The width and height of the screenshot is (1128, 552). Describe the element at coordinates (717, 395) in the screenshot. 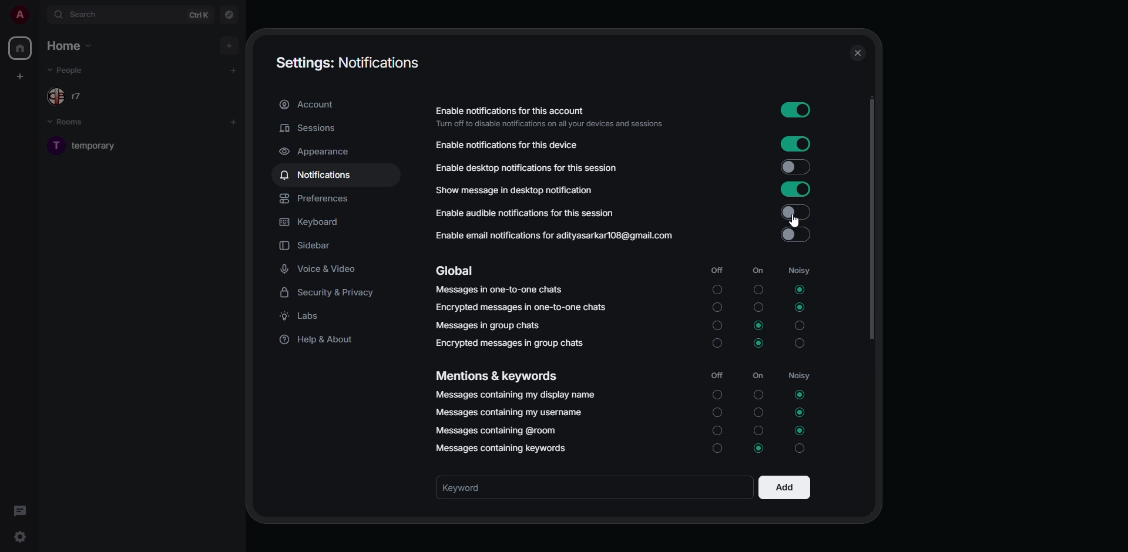

I see `Off Unselected` at that location.